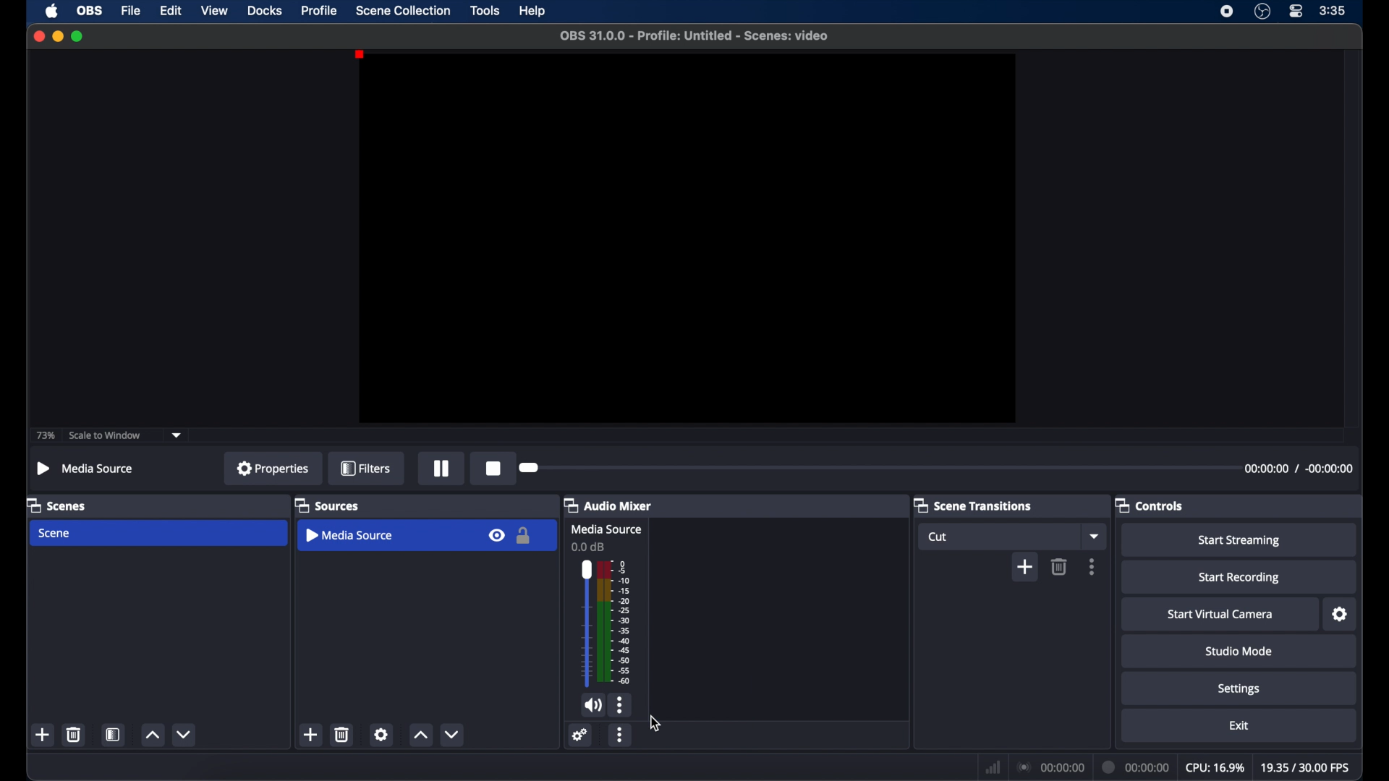  Describe the element at coordinates (496, 535) in the screenshot. I see `visibility icon` at that location.